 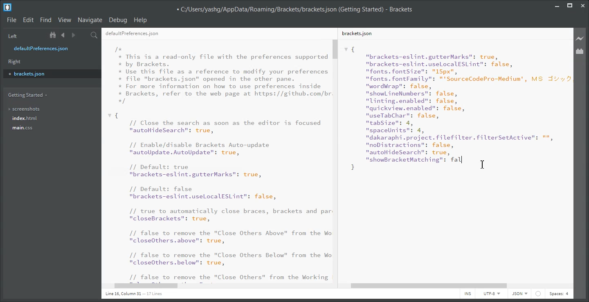 I want to click on Find, so click(x=46, y=20).